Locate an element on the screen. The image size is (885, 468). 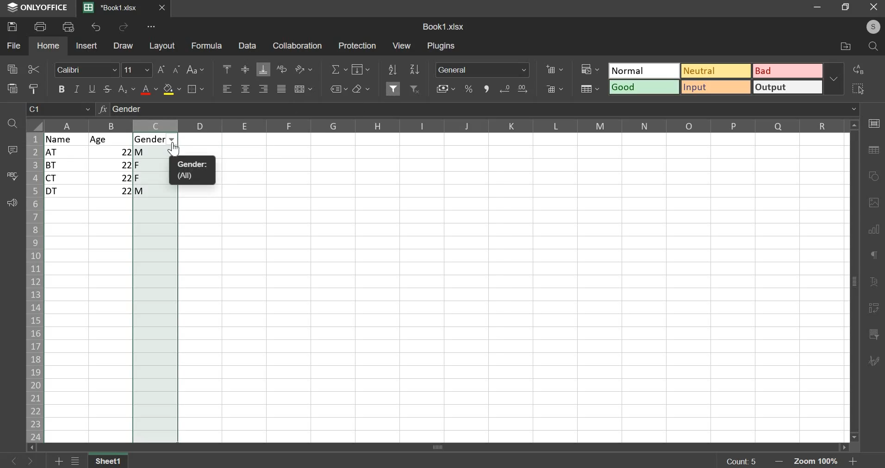
rows is located at coordinates (33, 288).